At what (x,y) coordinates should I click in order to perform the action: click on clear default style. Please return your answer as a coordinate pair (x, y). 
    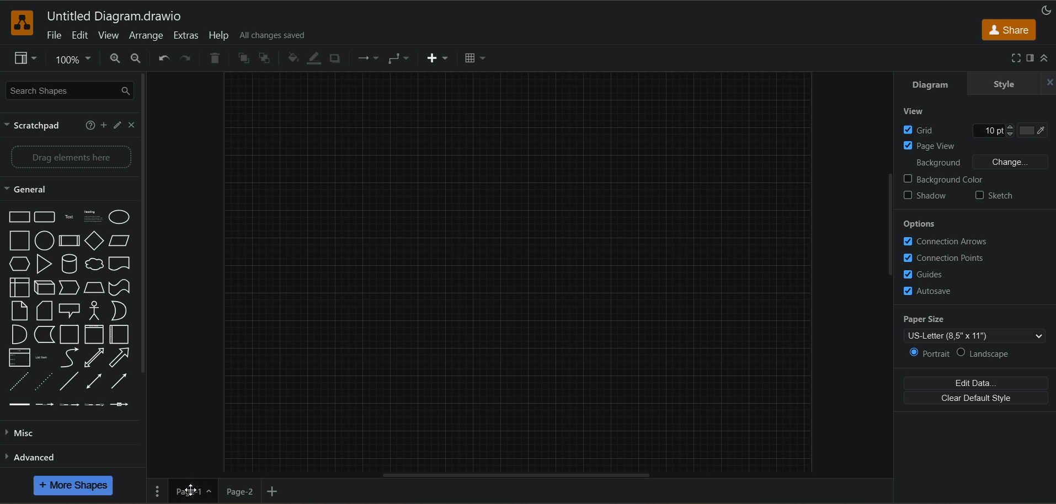
    Looking at the image, I should click on (975, 398).